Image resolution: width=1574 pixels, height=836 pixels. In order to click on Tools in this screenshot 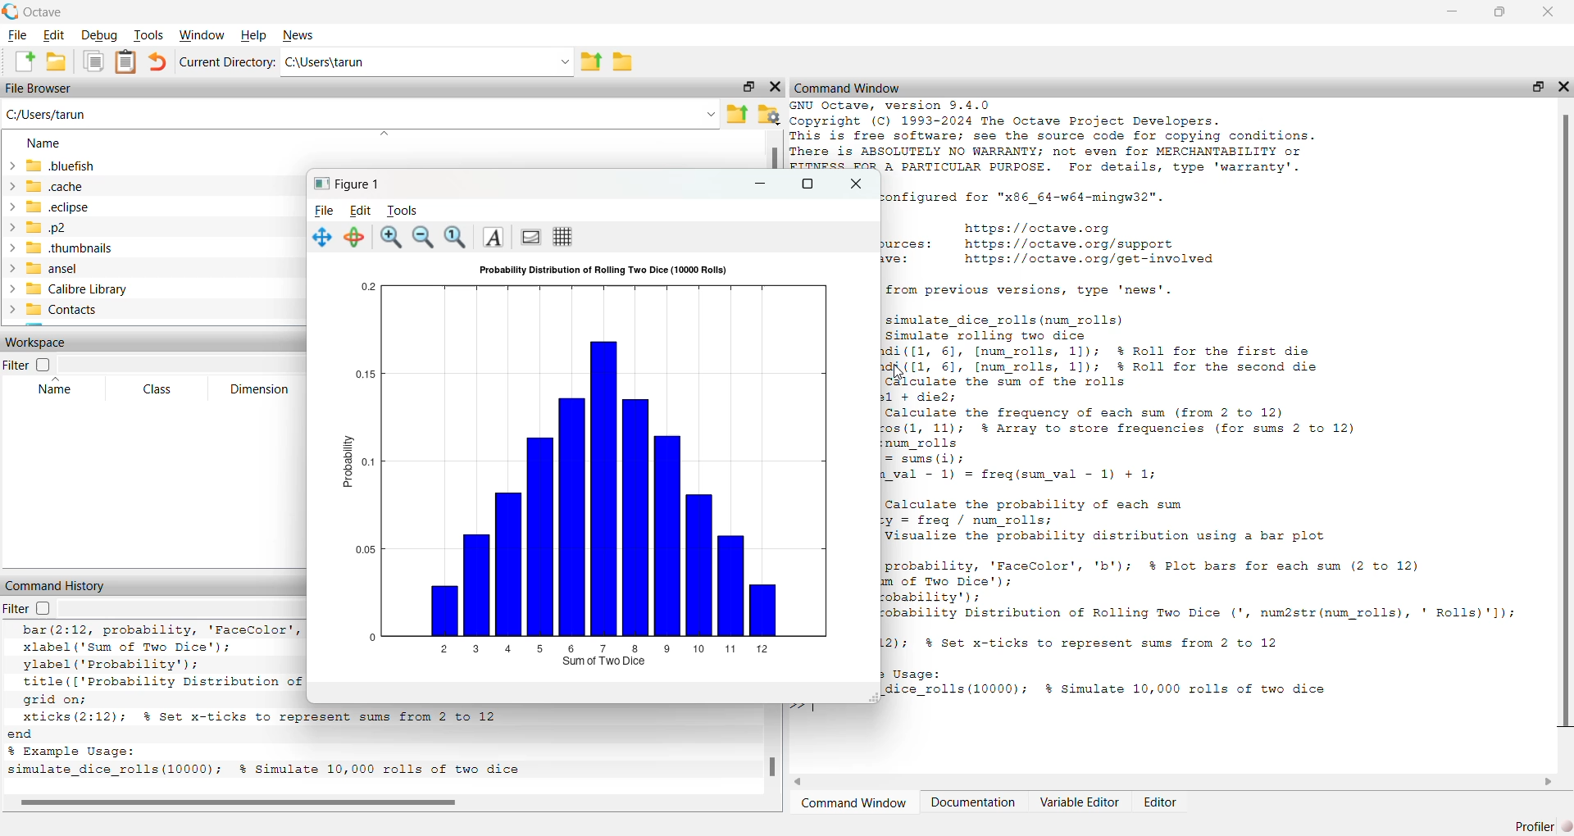, I will do `click(407, 211)`.